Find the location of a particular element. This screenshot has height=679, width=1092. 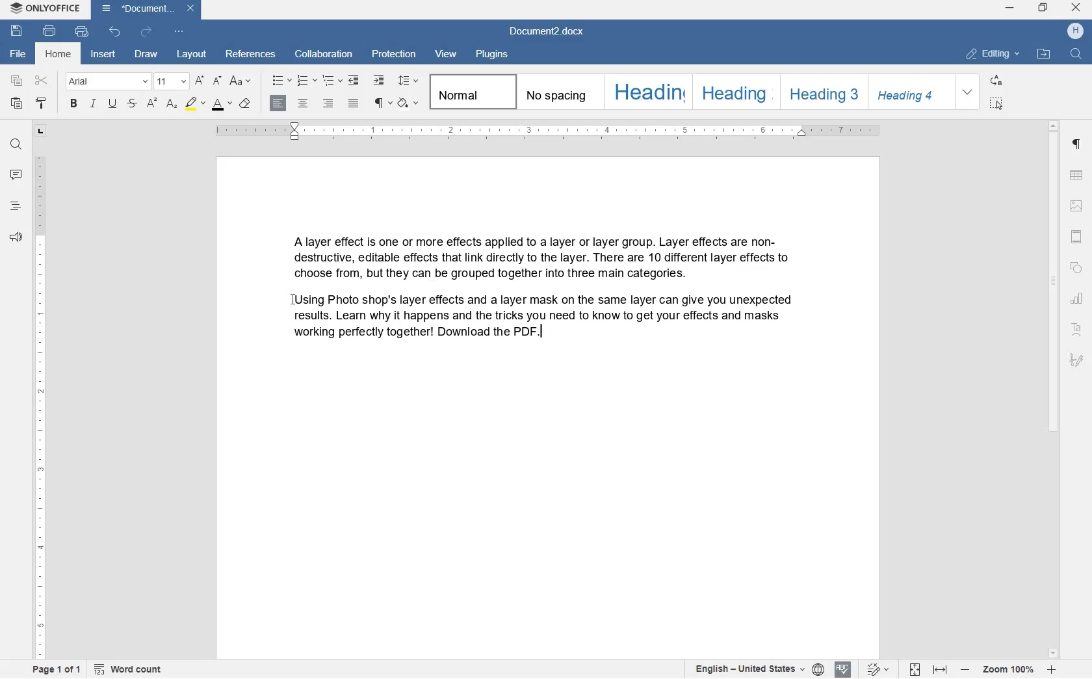

2 ONLYOFFICE is located at coordinates (44, 8).